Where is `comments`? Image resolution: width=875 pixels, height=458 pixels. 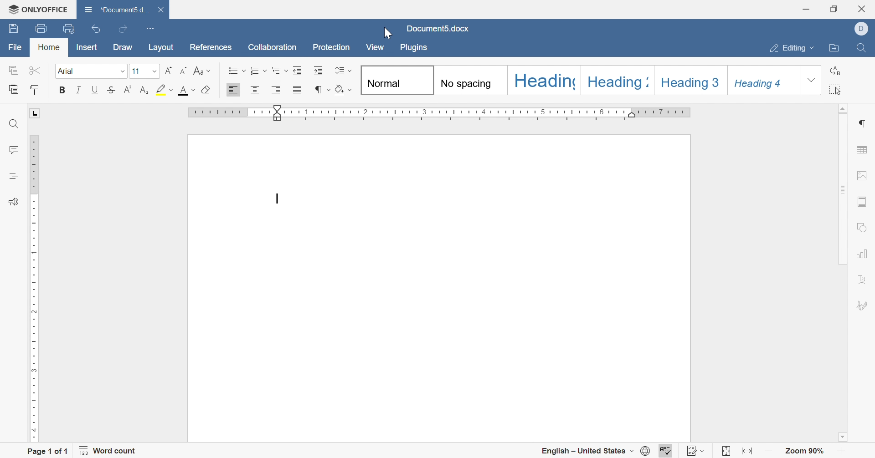
comments is located at coordinates (13, 149).